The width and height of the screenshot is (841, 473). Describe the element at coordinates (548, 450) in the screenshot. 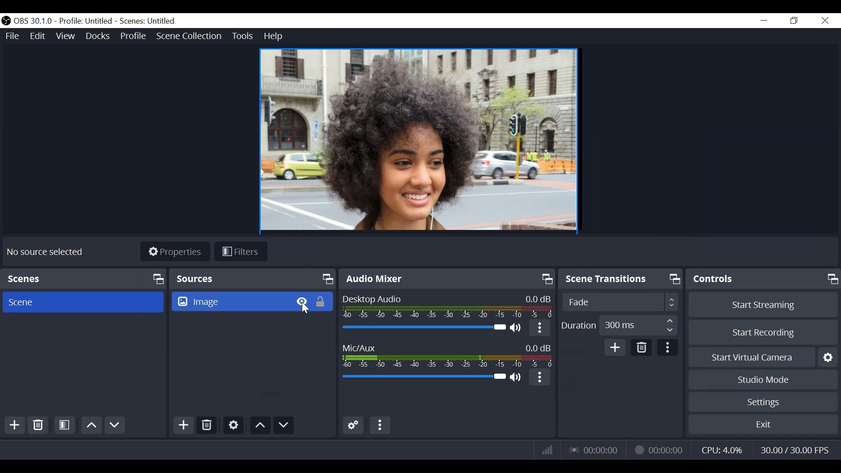

I see `Bitrate` at that location.